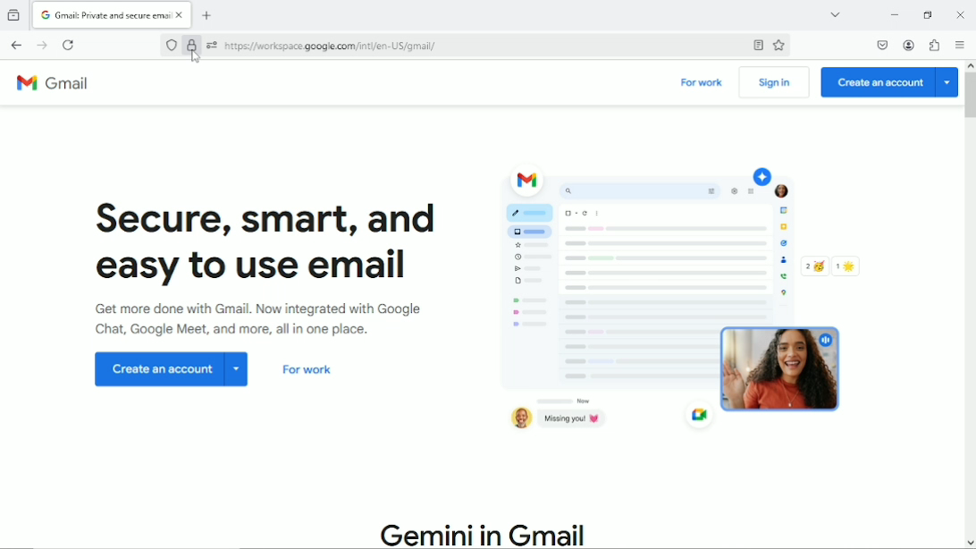  What do you see at coordinates (114, 15) in the screenshot?
I see `Current tab` at bounding box center [114, 15].